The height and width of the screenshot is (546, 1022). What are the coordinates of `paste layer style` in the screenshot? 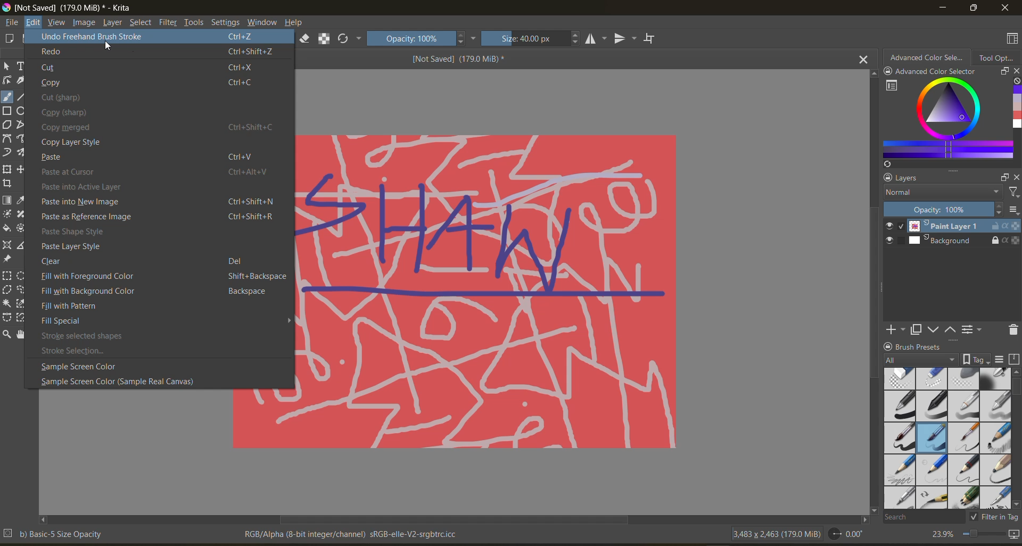 It's located at (77, 246).